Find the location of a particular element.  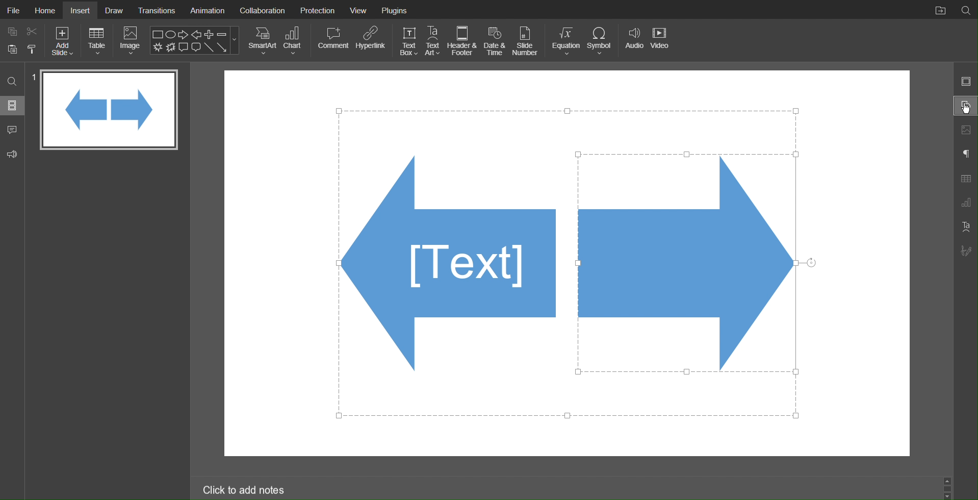

SmartArt is located at coordinates (262, 41).